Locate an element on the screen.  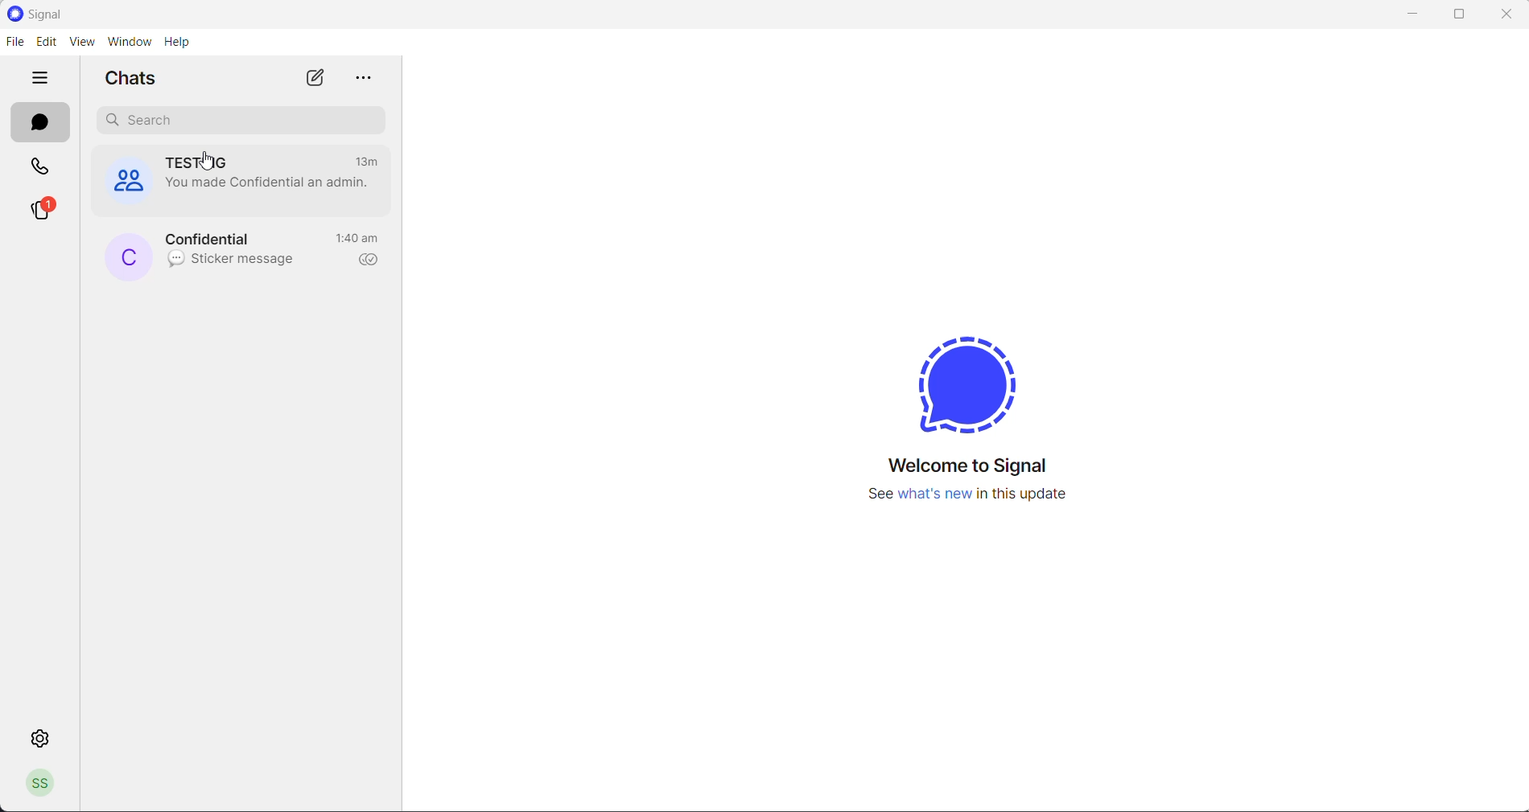
group name is located at coordinates (209, 162).